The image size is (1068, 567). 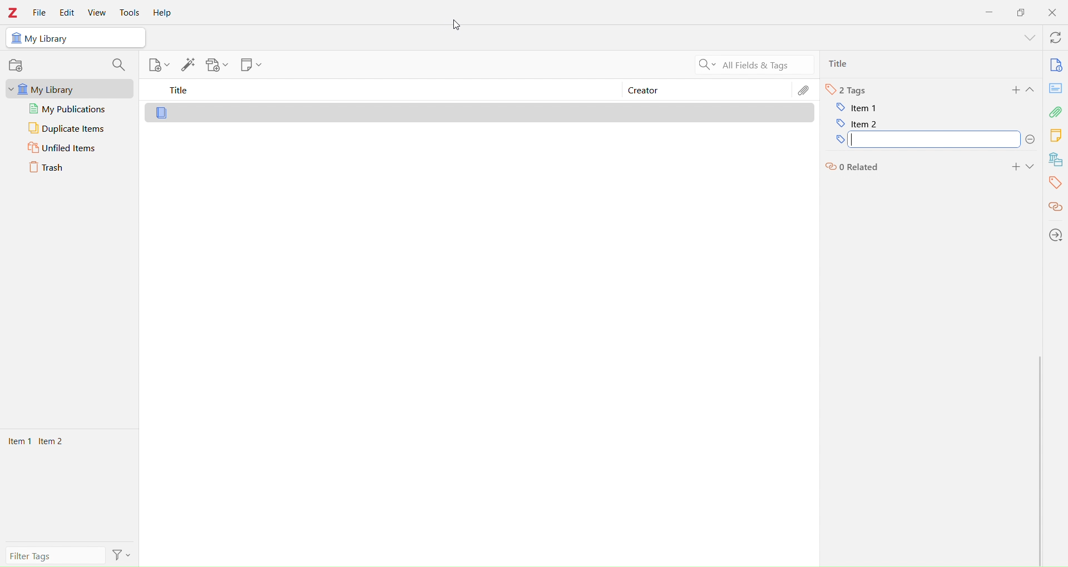 What do you see at coordinates (1026, 138) in the screenshot?
I see `delete` at bounding box center [1026, 138].